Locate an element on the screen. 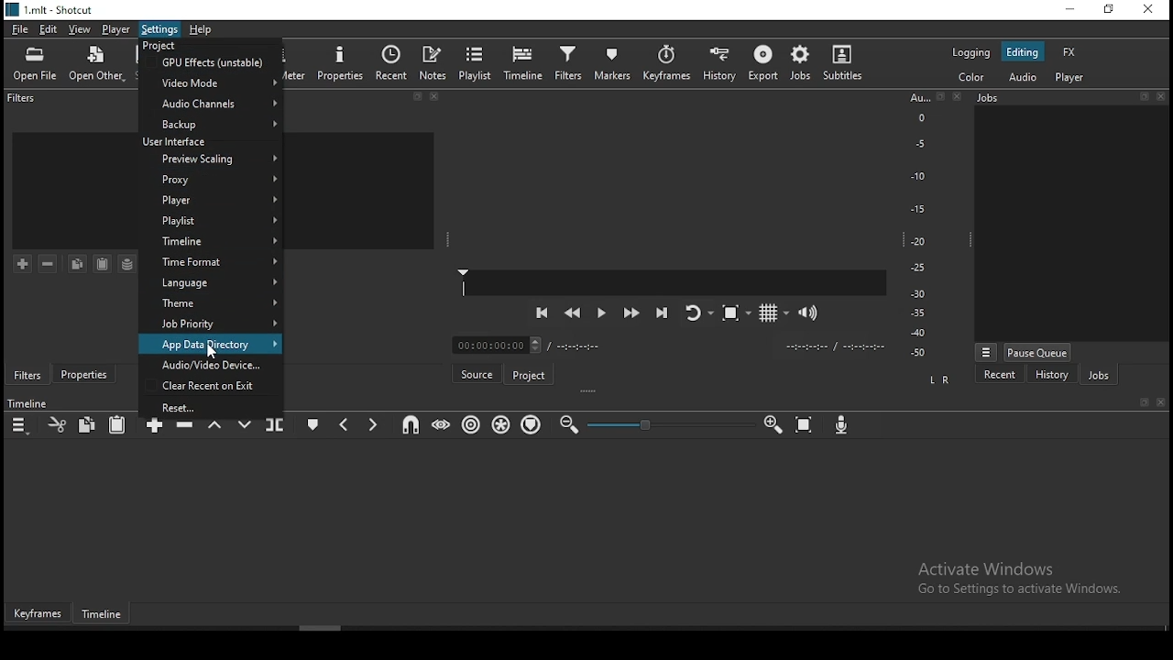  logging is located at coordinates (970, 52).